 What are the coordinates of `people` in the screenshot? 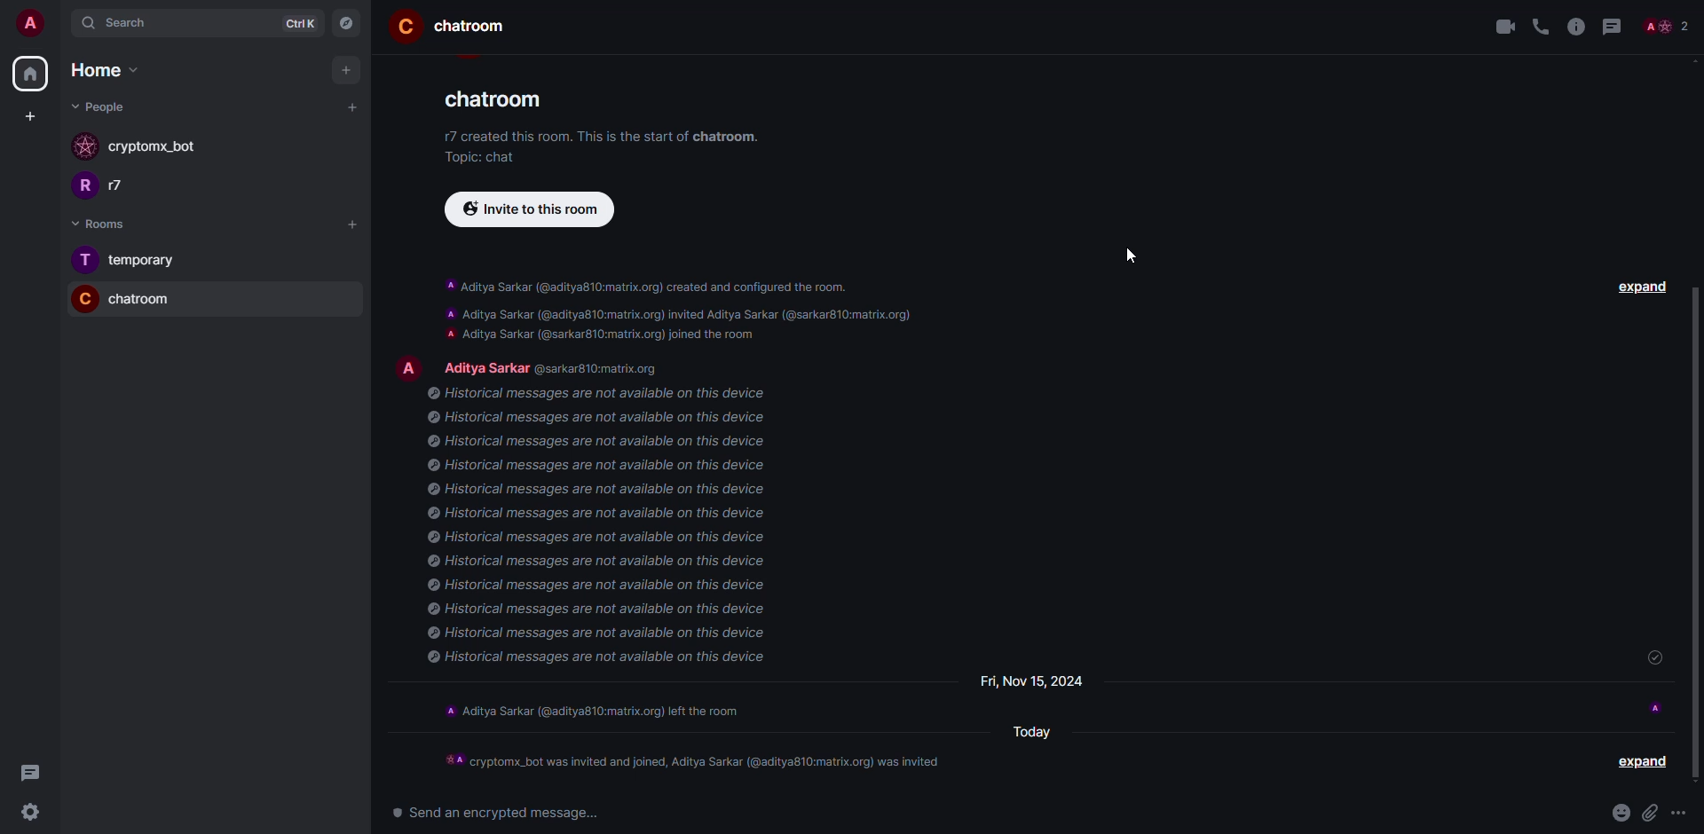 It's located at (484, 366).